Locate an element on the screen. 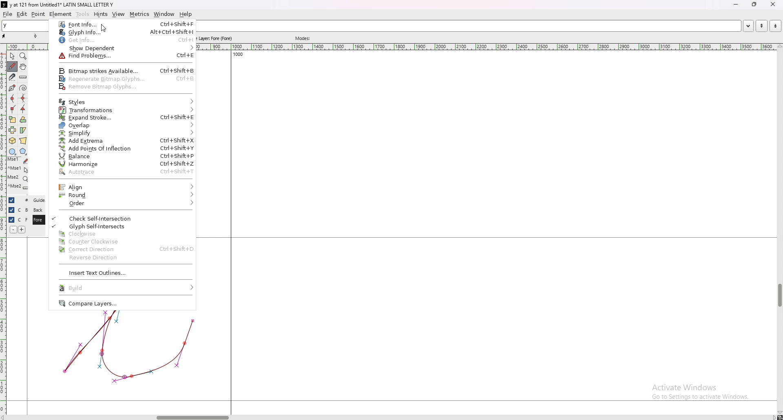 Image resolution: width=783 pixels, height=420 pixels. glyph info is located at coordinates (123, 33).